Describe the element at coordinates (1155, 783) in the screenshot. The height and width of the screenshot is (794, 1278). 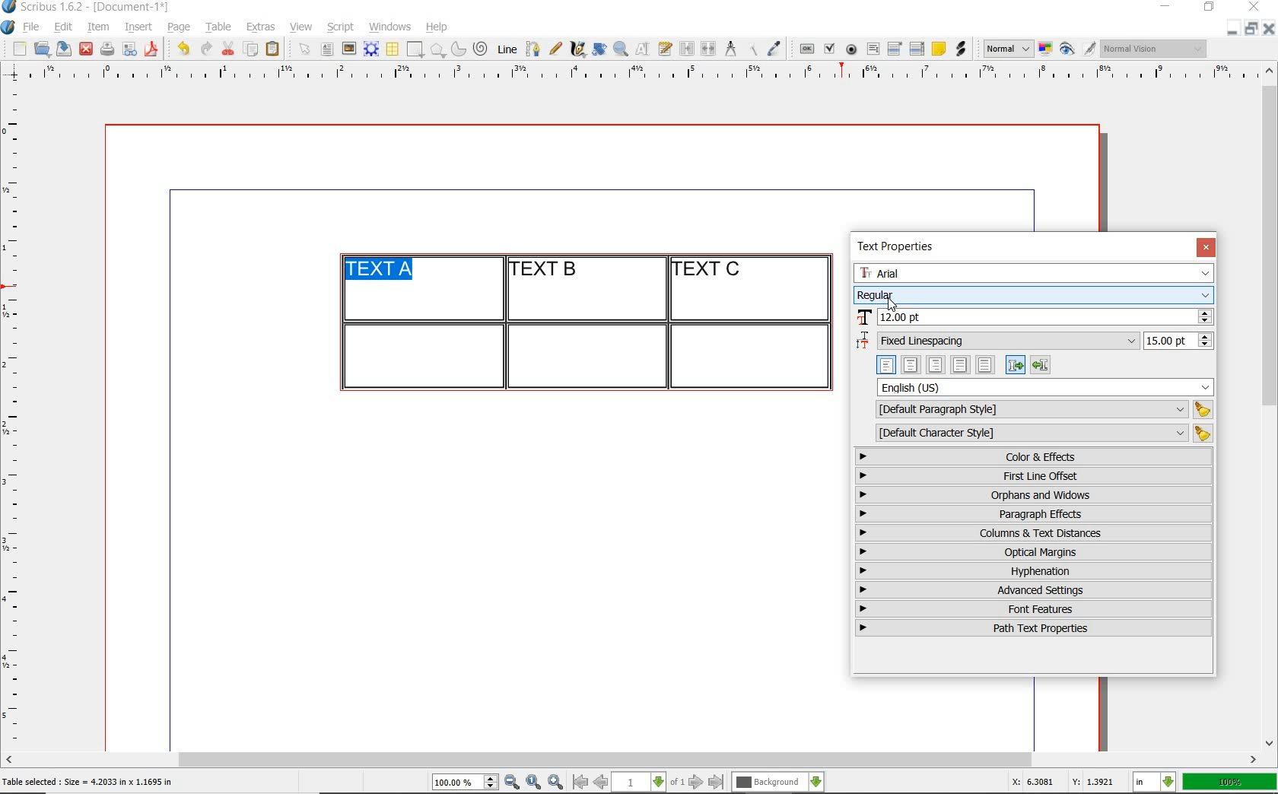
I see `select the current unit` at that location.